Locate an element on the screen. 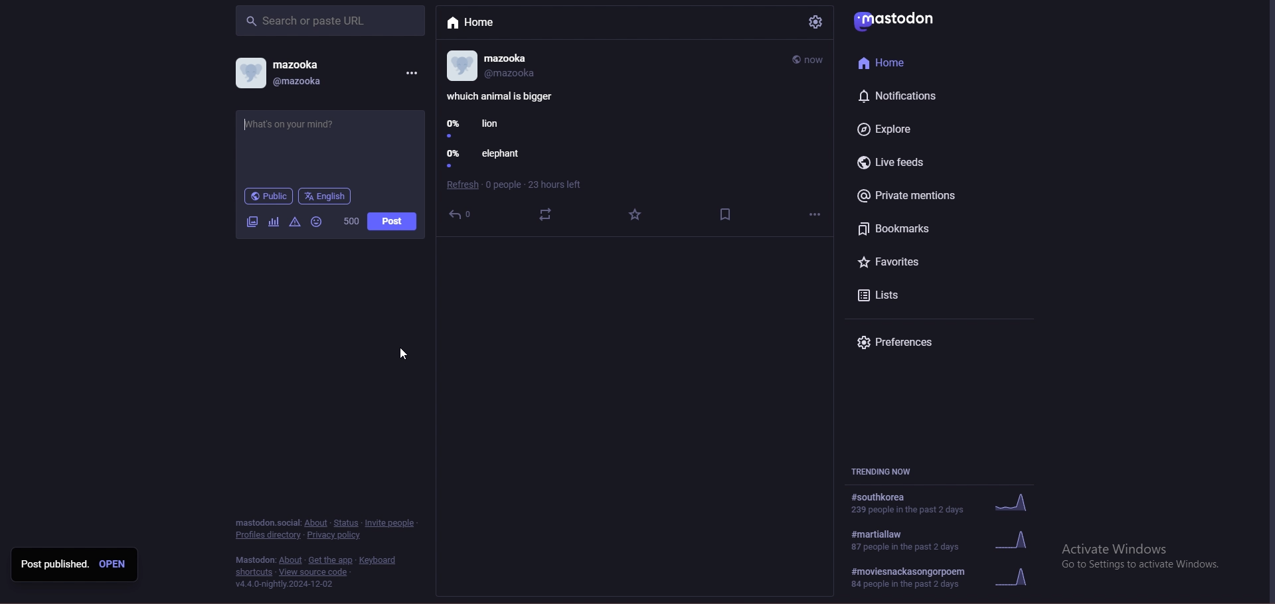  lists is located at coordinates (903, 295).